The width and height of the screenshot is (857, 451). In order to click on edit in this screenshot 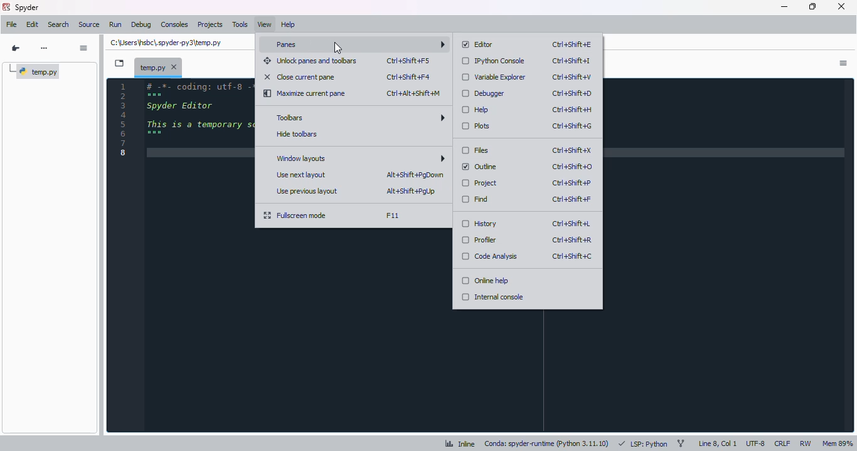, I will do `click(33, 24)`.